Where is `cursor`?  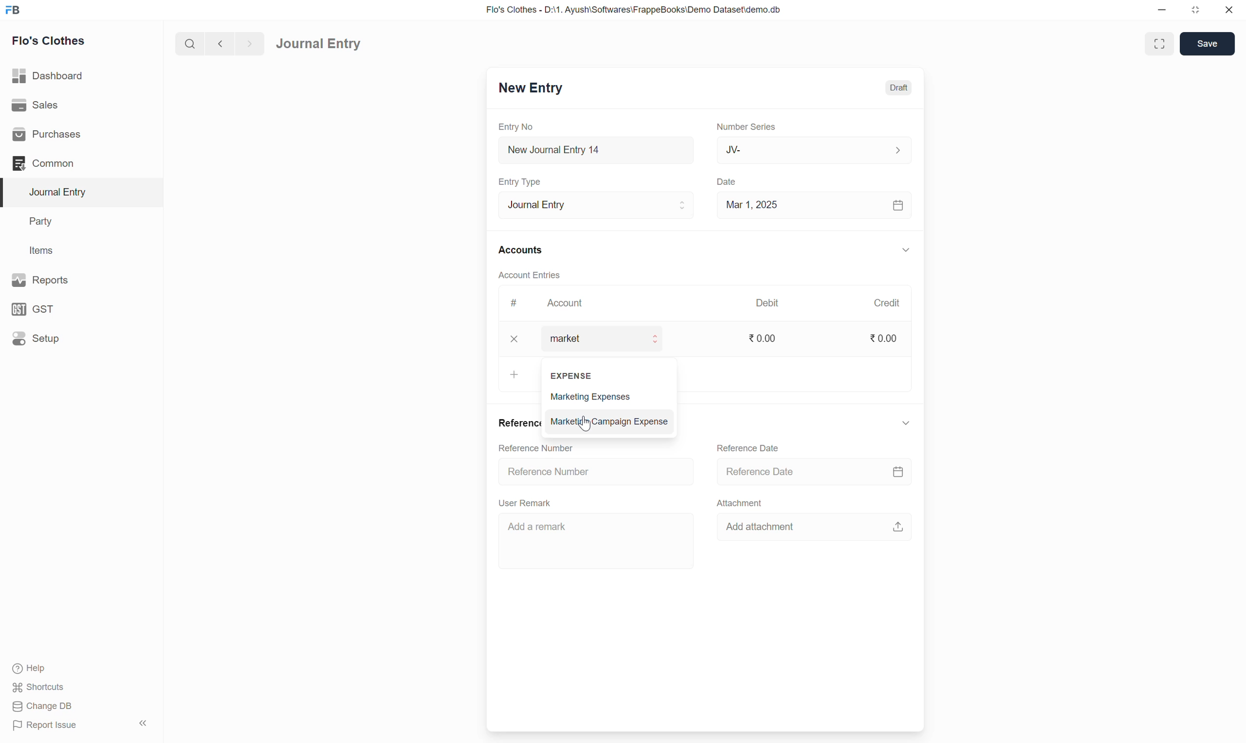
cursor is located at coordinates (587, 423).